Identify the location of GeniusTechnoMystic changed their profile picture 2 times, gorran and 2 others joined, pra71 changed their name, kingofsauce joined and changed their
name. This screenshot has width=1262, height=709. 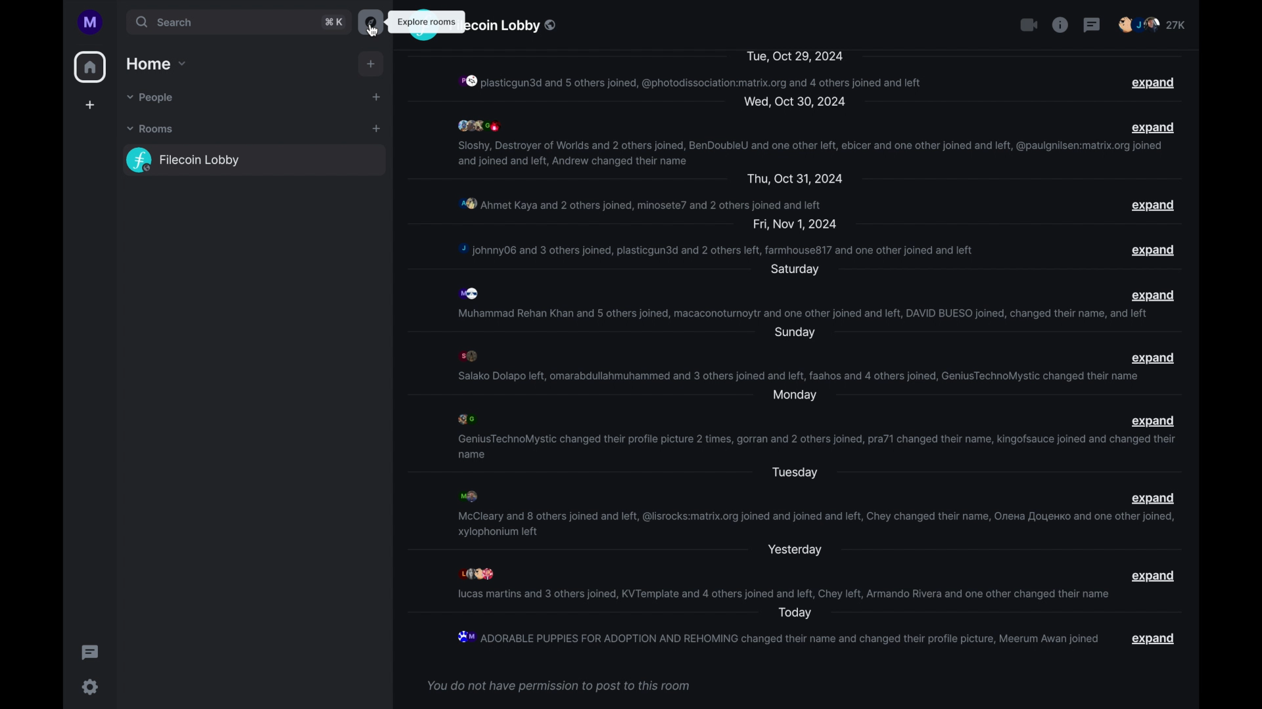
(814, 447).